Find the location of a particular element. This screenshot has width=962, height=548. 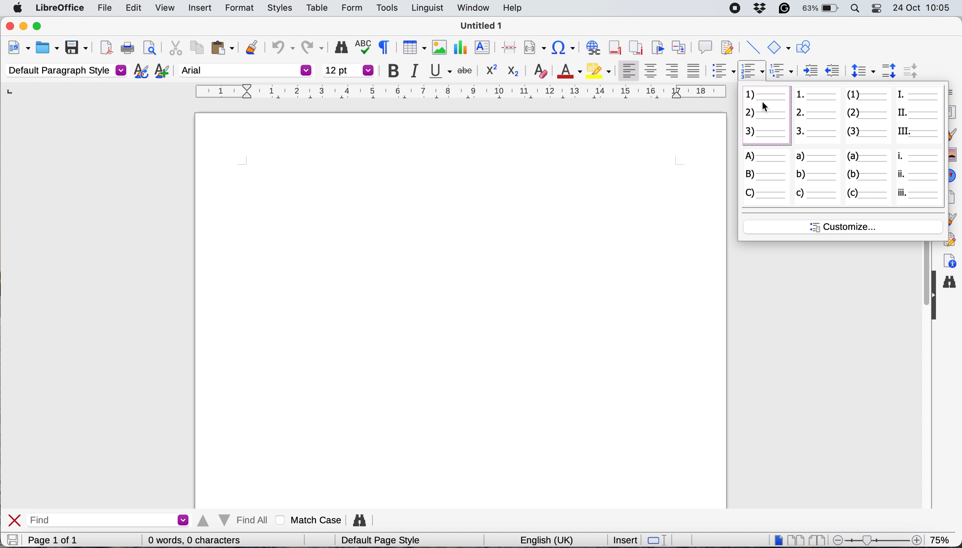

insert line is located at coordinates (752, 48).